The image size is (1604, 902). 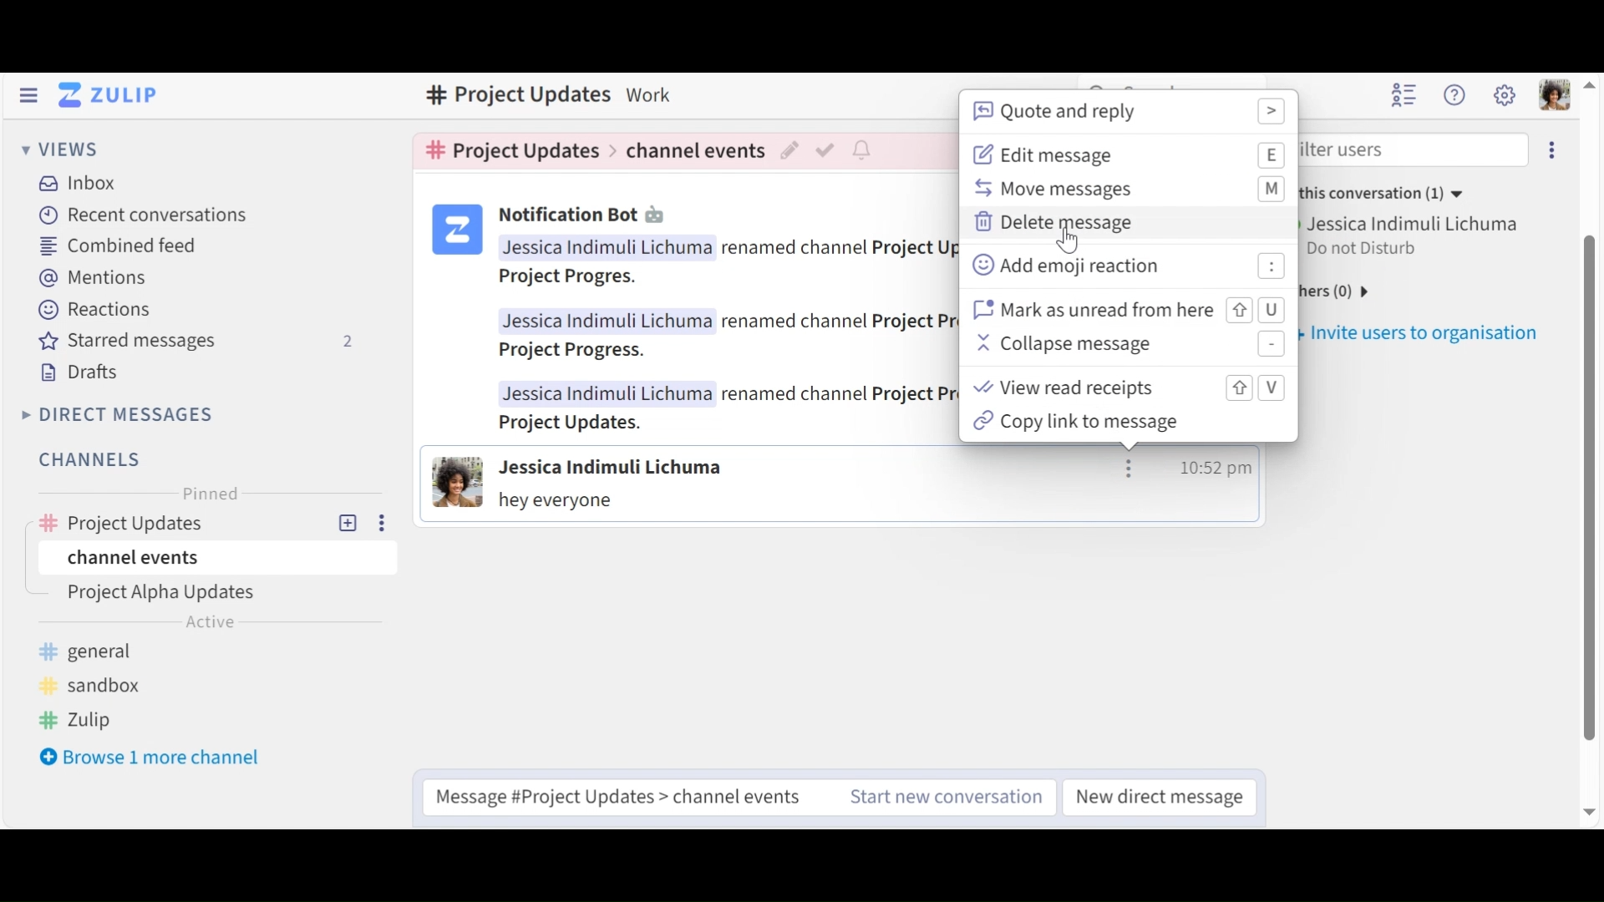 What do you see at coordinates (1121, 311) in the screenshot?
I see `Mark as unread` at bounding box center [1121, 311].